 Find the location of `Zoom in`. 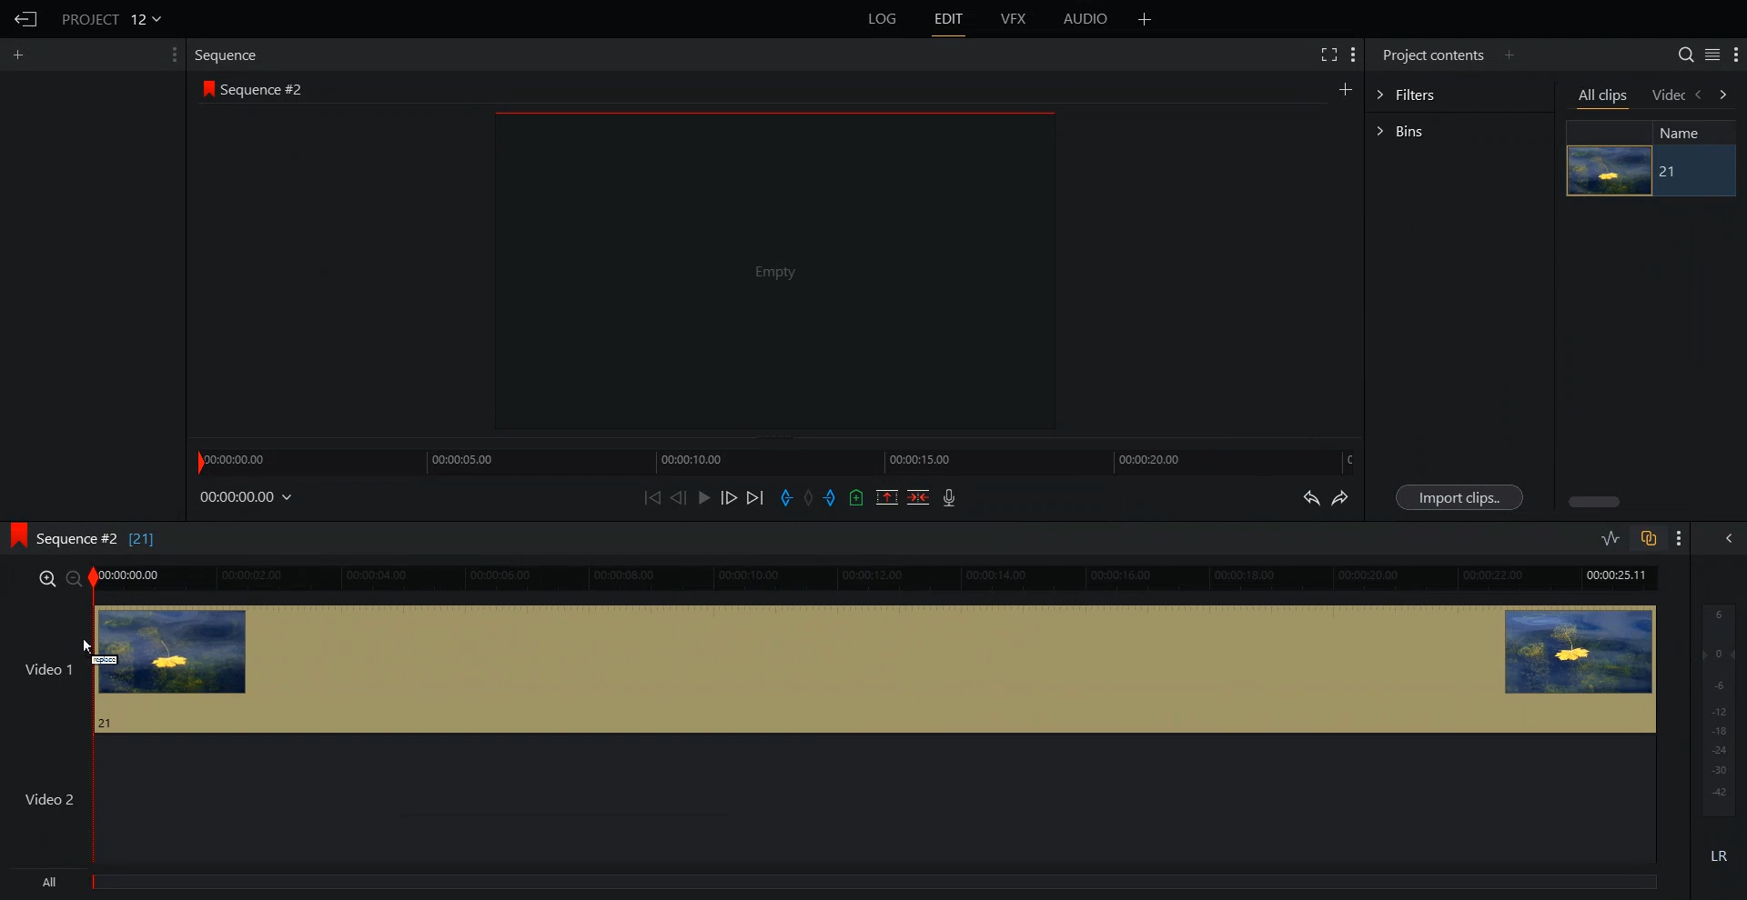

Zoom in is located at coordinates (45, 577).